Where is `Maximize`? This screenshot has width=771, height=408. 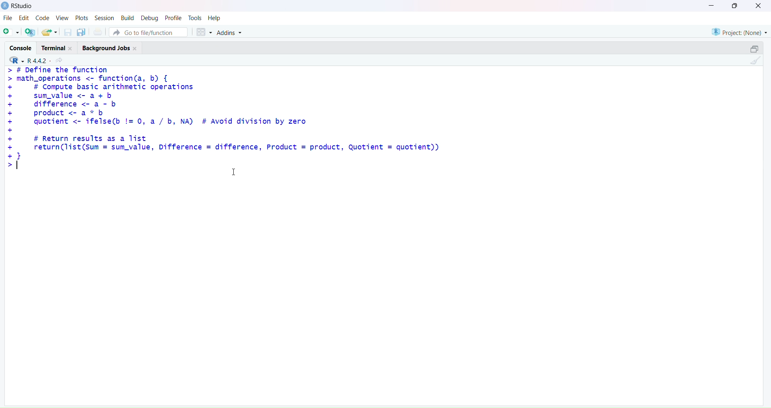 Maximize is located at coordinates (735, 6).